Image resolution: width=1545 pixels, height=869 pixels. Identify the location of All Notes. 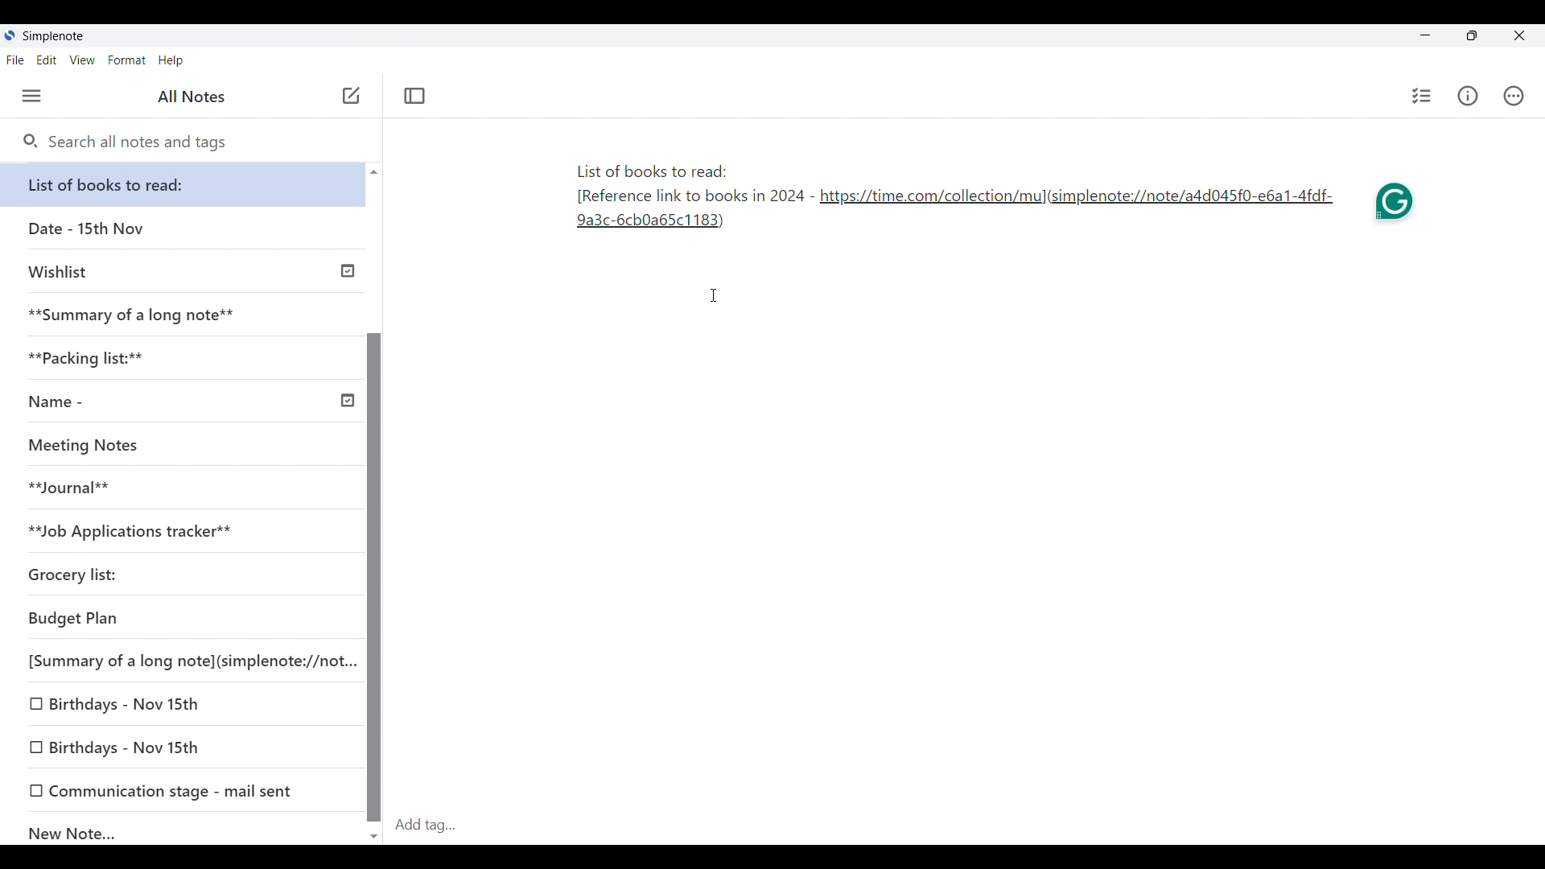
(189, 97).